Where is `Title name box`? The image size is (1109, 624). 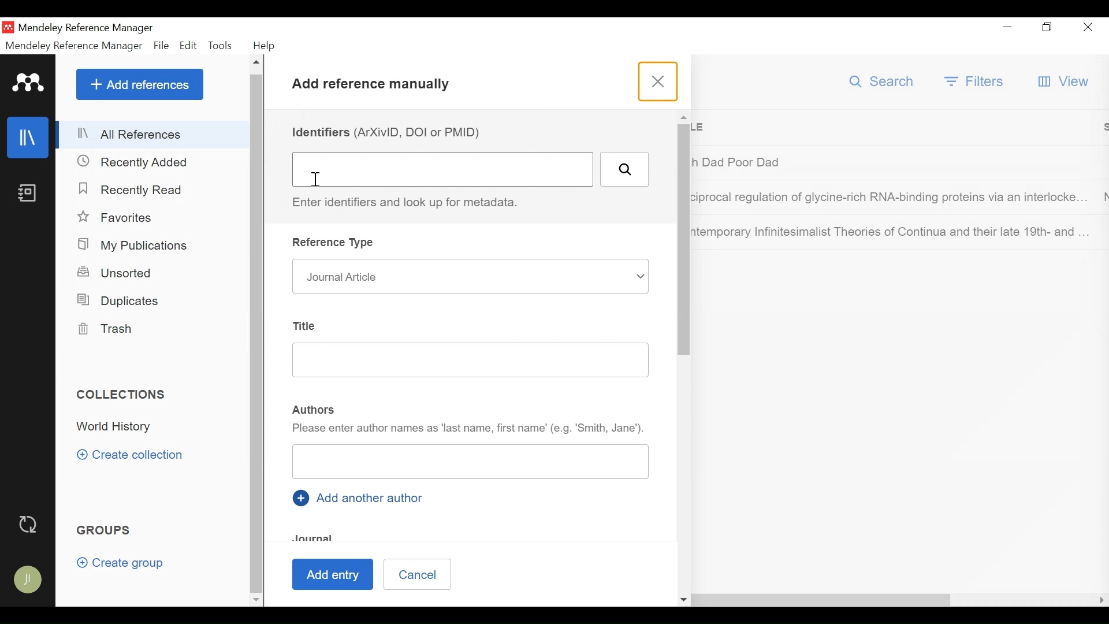 Title name box is located at coordinates (460, 362).